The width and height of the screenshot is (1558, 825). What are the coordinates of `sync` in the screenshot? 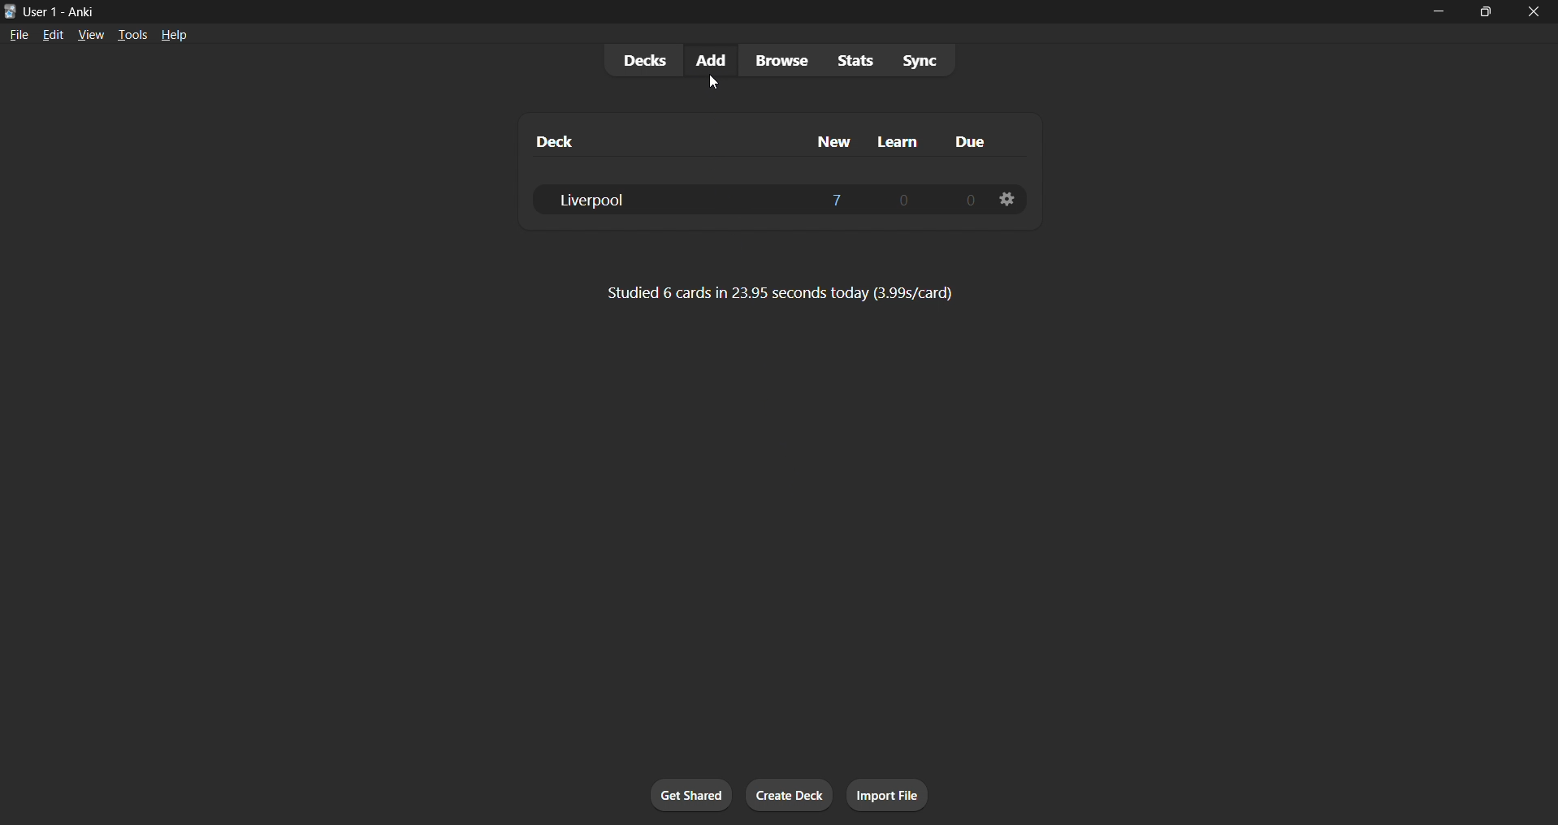 It's located at (920, 63).